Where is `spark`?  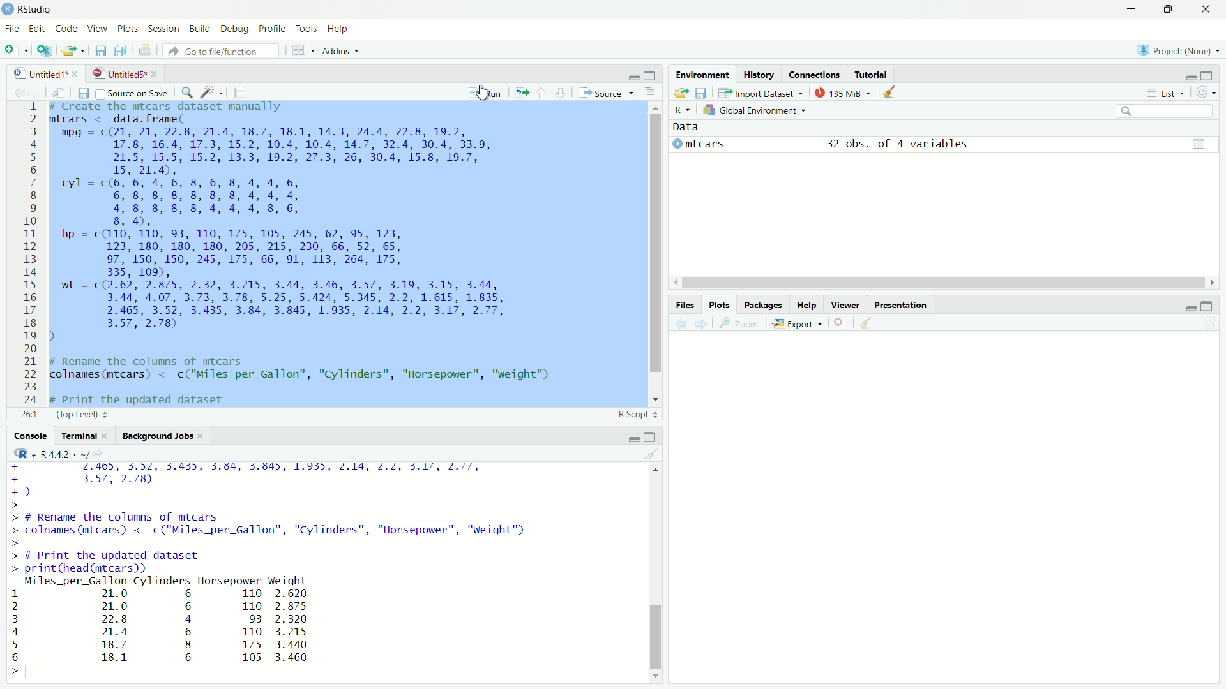 spark is located at coordinates (209, 90).